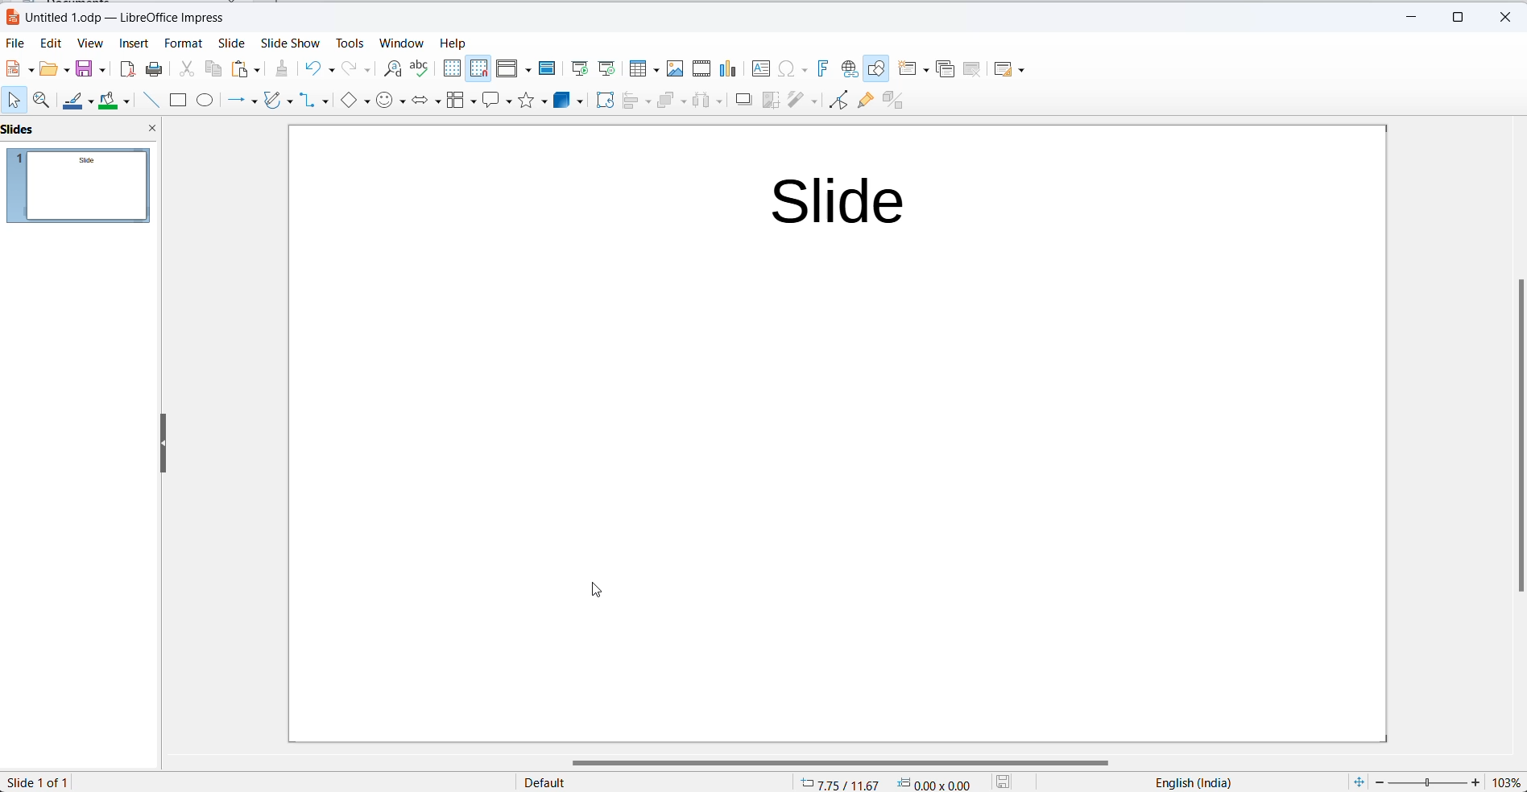 This screenshot has width=1527, height=792. What do you see at coordinates (896, 101) in the screenshot?
I see `Toggle extrusion` at bounding box center [896, 101].